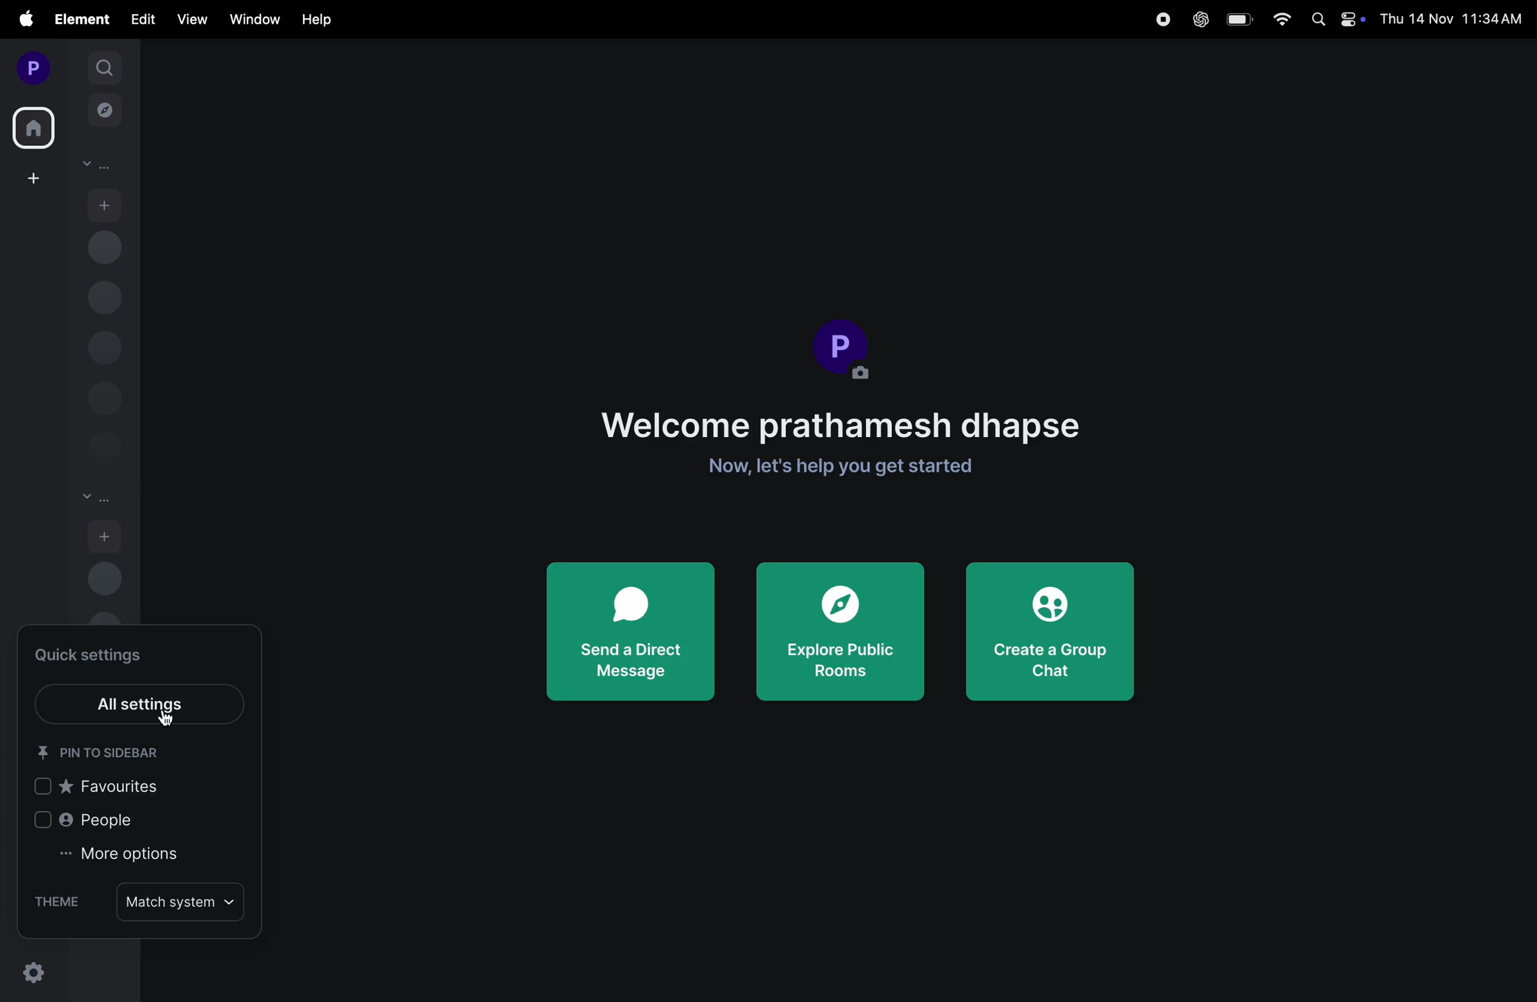 The image size is (1537, 1002). I want to click on apple menu, so click(19, 20).